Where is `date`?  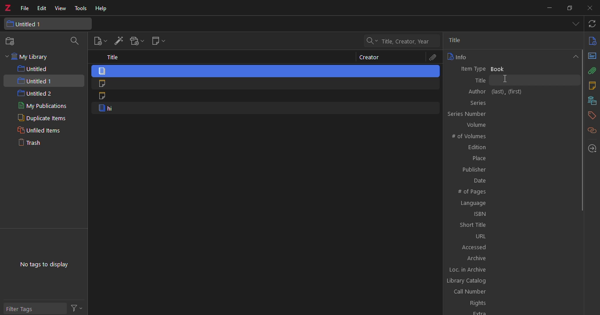
date is located at coordinates (510, 180).